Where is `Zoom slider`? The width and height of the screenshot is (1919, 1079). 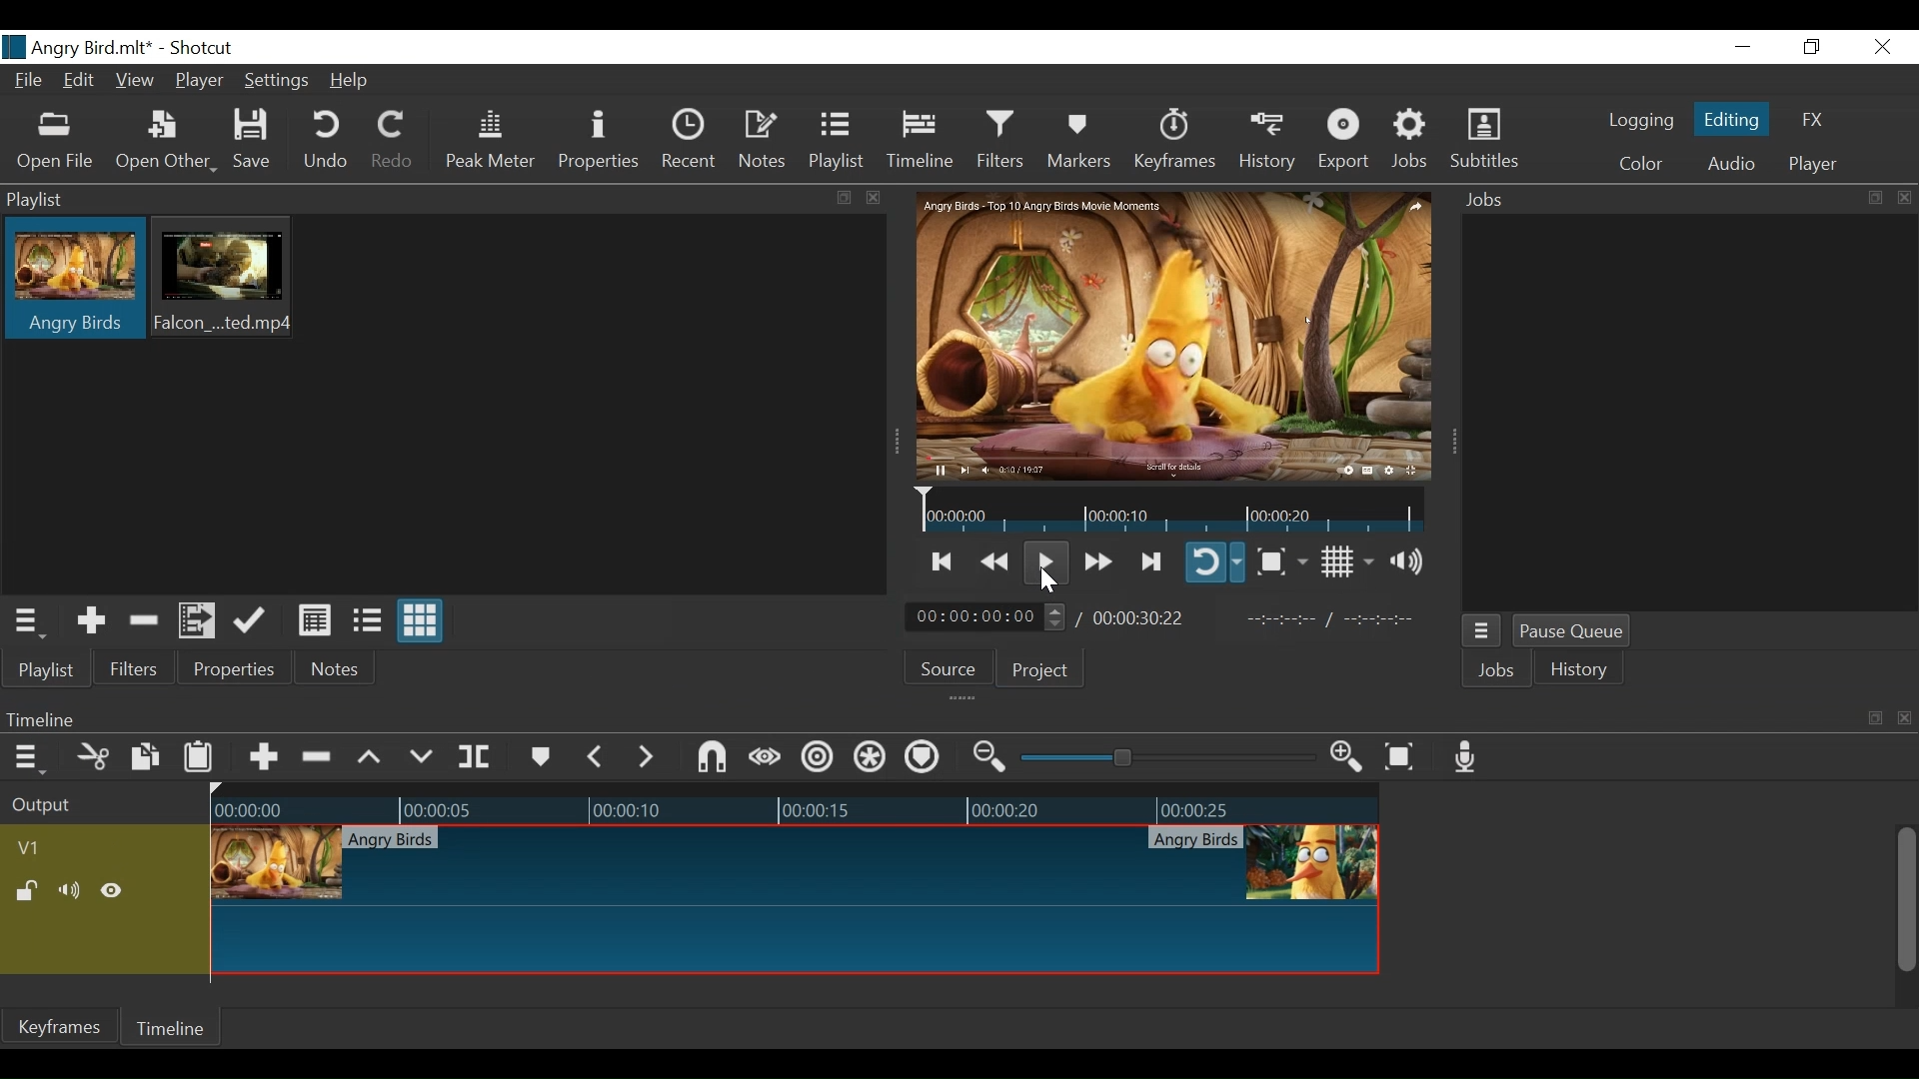 Zoom slider is located at coordinates (1164, 760).